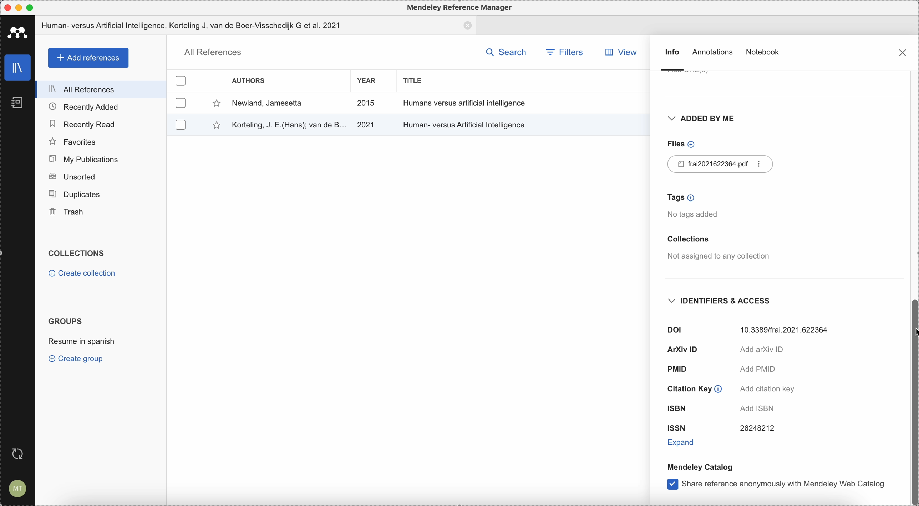 This screenshot has width=919, height=506. I want to click on checkbox, so click(182, 79).